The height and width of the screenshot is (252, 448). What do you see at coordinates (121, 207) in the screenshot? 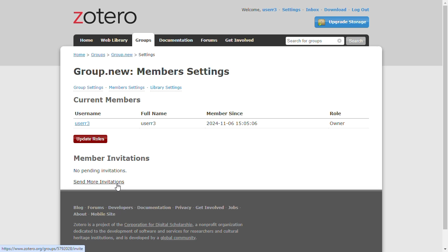
I see `developers` at bounding box center [121, 207].